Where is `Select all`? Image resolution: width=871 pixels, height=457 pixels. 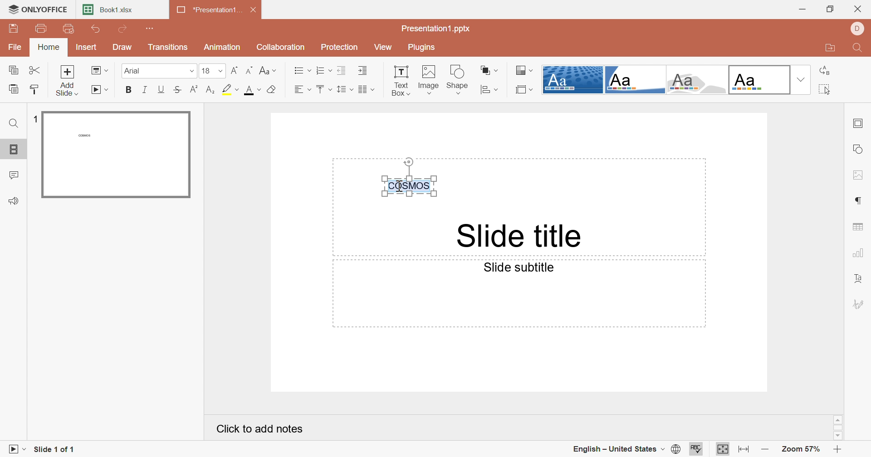 Select all is located at coordinates (825, 90).